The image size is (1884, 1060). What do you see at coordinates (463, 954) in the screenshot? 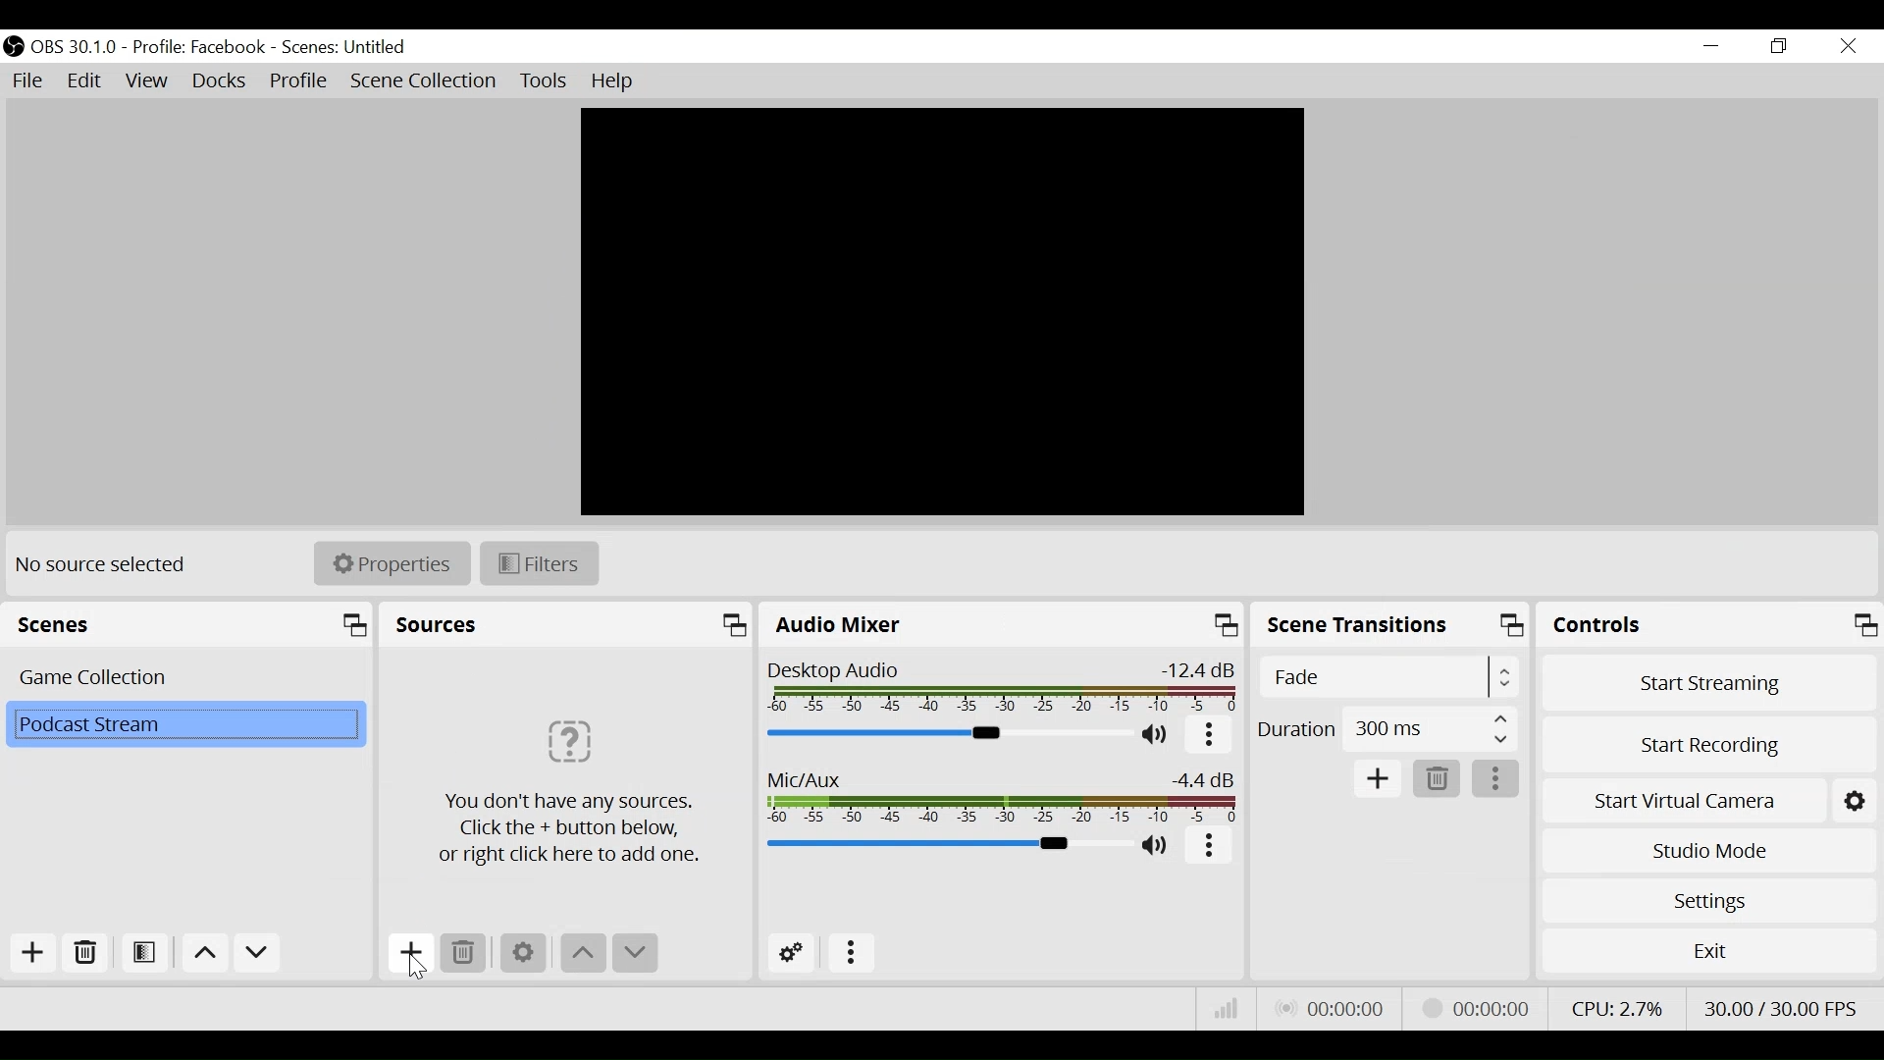
I see `Remove` at bounding box center [463, 954].